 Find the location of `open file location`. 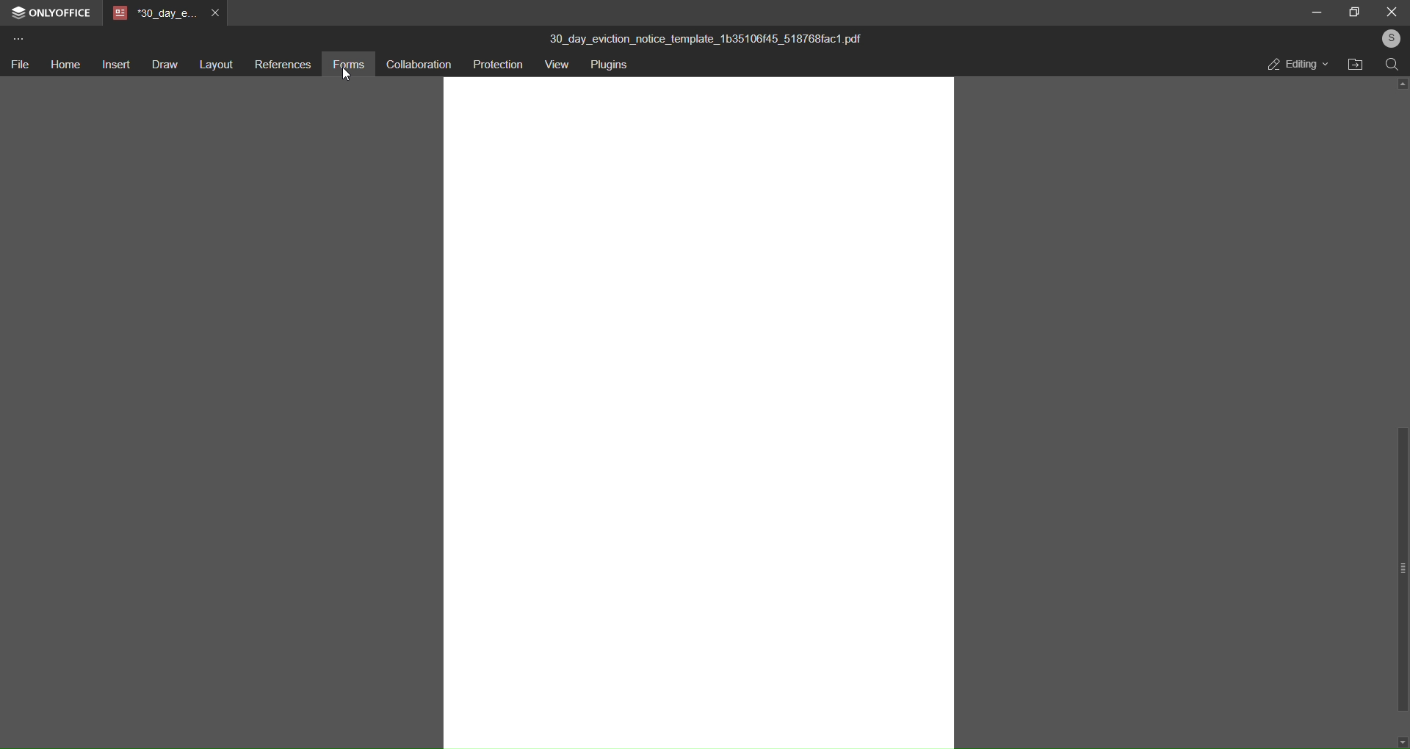

open file location is located at coordinates (1351, 65).